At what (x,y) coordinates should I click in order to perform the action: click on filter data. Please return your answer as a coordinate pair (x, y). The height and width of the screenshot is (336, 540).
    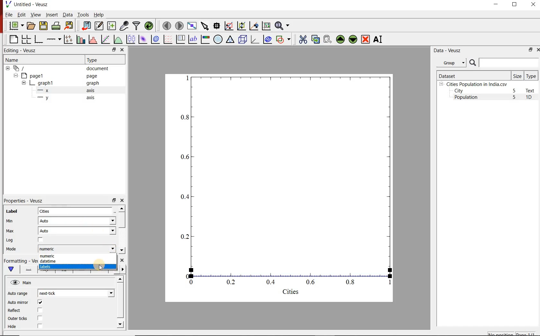
    Looking at the image, I should click on (137, 26).